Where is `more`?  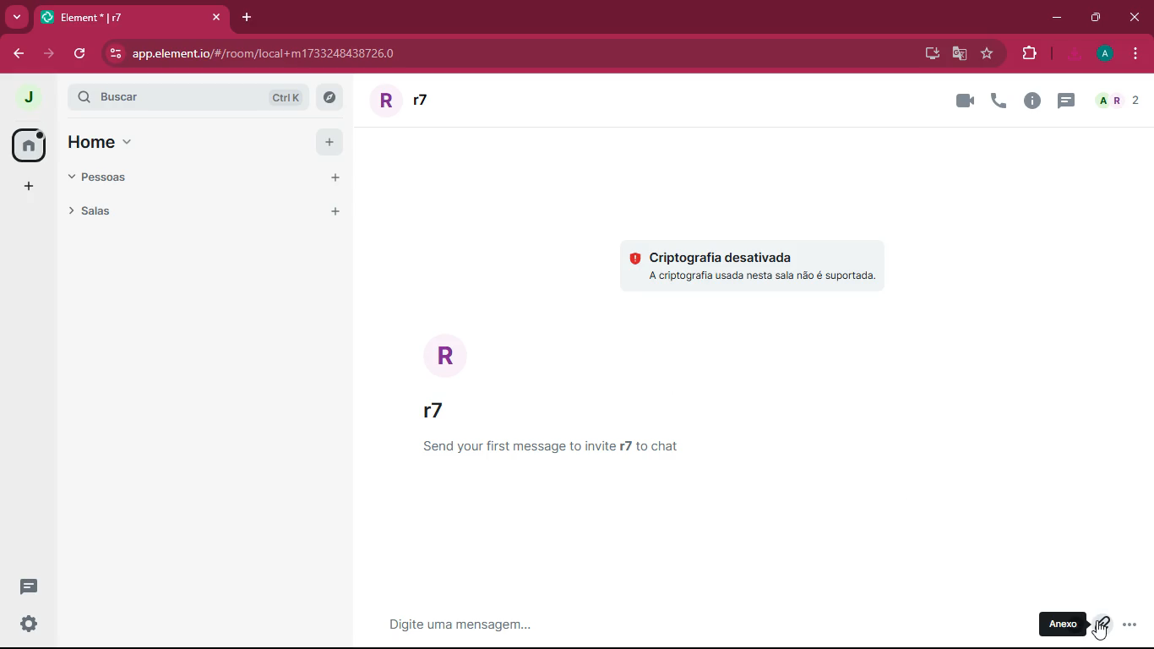 more is located at coordinates (1131, 625).